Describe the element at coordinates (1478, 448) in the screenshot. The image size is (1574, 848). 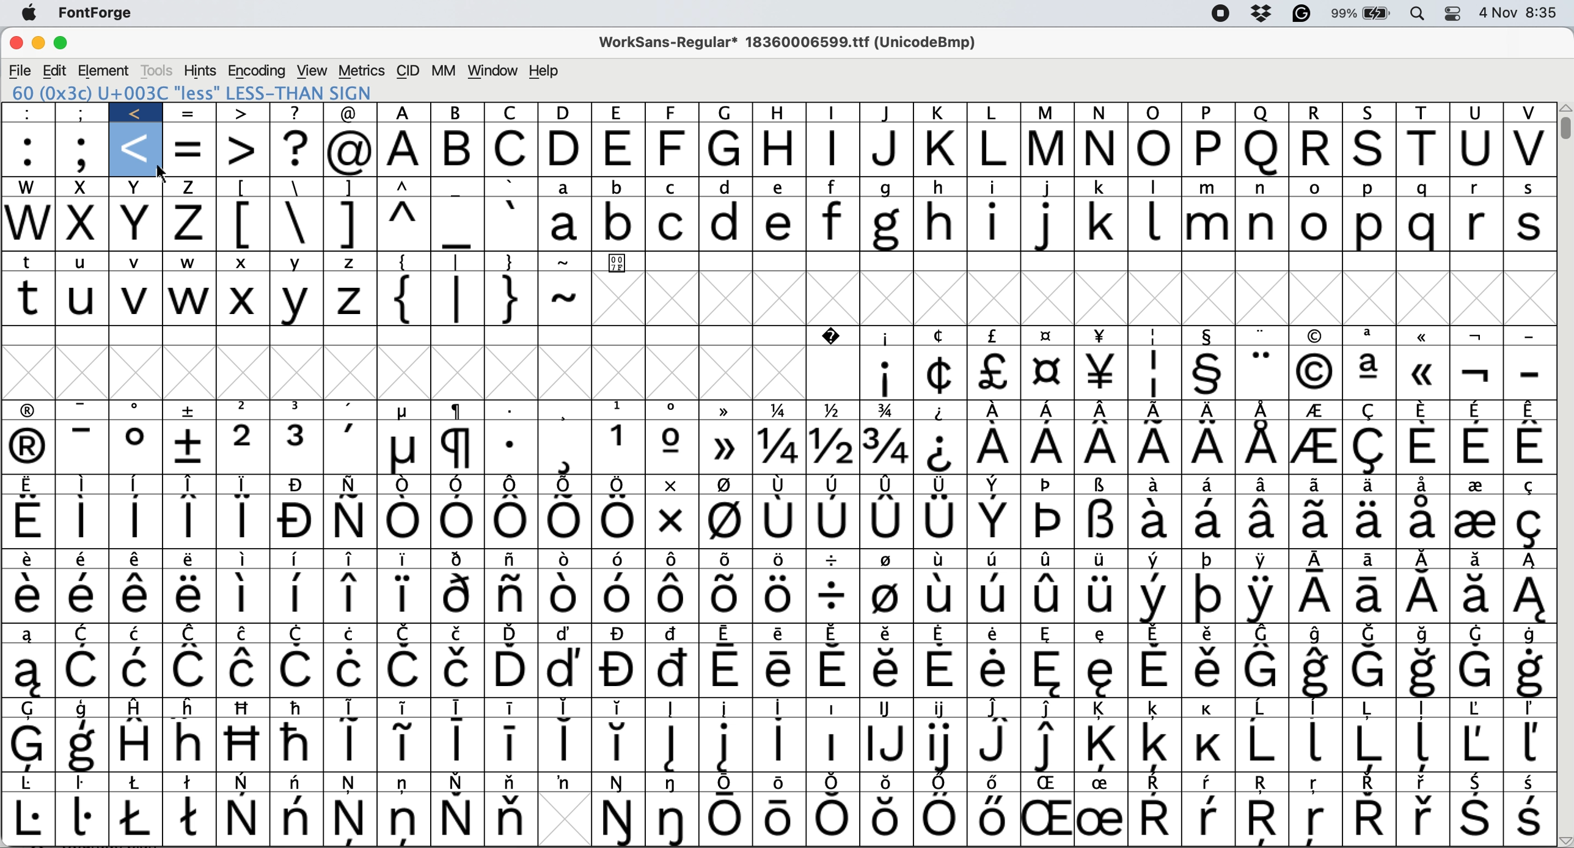
I see `Symbol` at that location.